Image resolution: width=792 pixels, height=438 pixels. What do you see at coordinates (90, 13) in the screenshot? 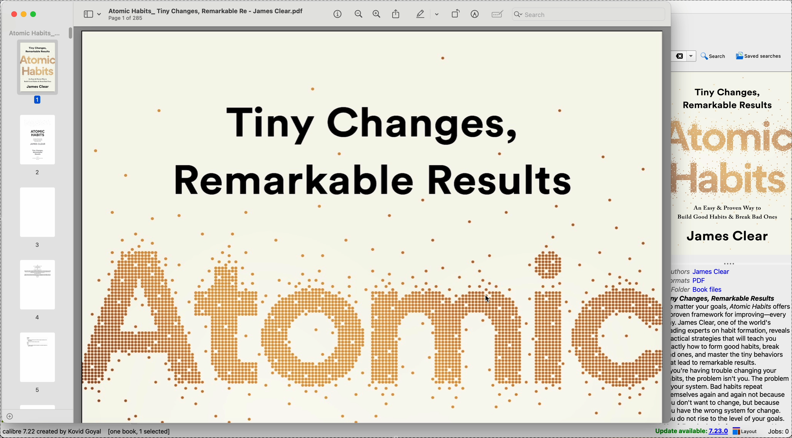
I see `view` at bounding box center [90, 13].